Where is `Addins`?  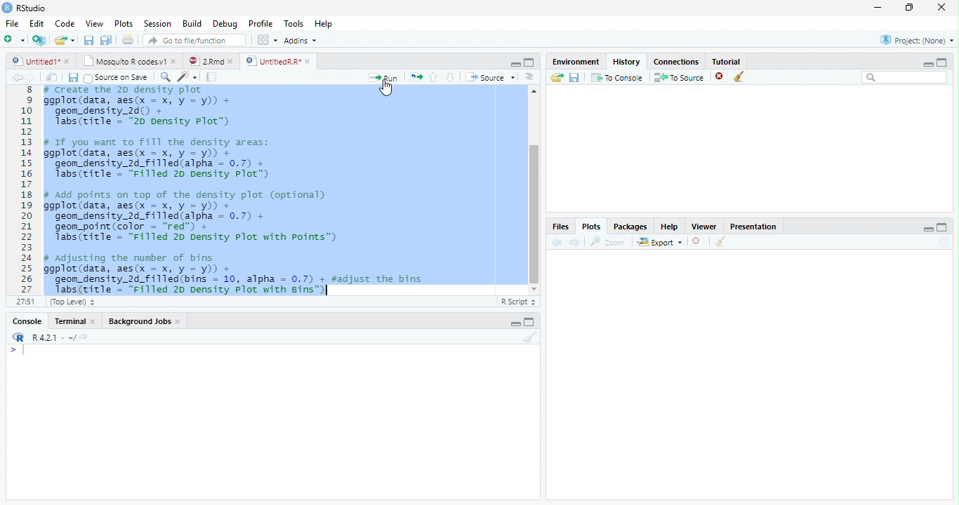
Addins is located at coordinates (300, 40).